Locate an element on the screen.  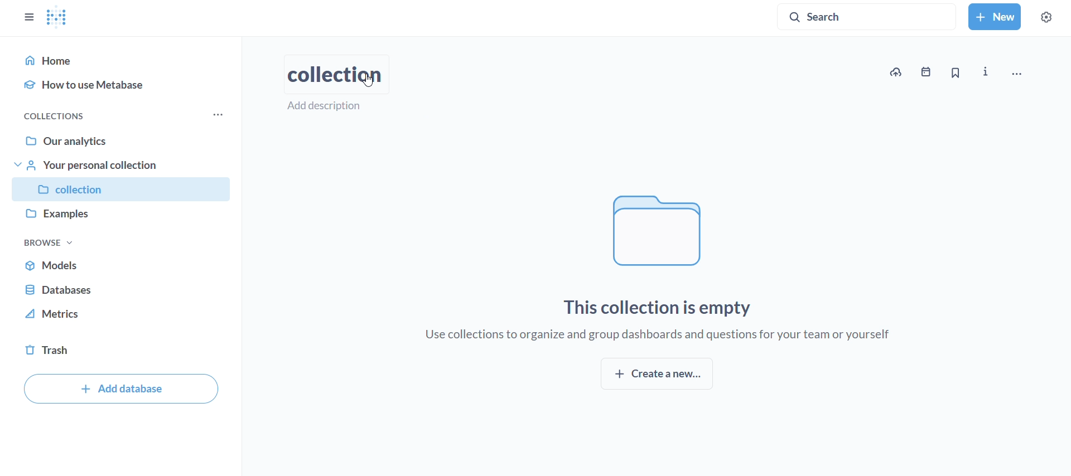
collections is located at coordinates (54, 116).